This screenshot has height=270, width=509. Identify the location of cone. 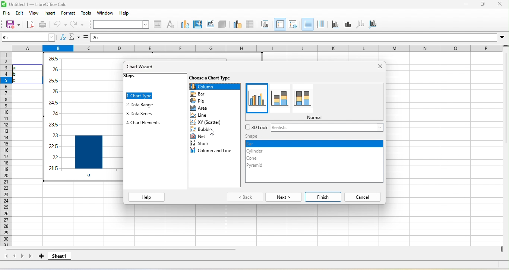
(253, 159).